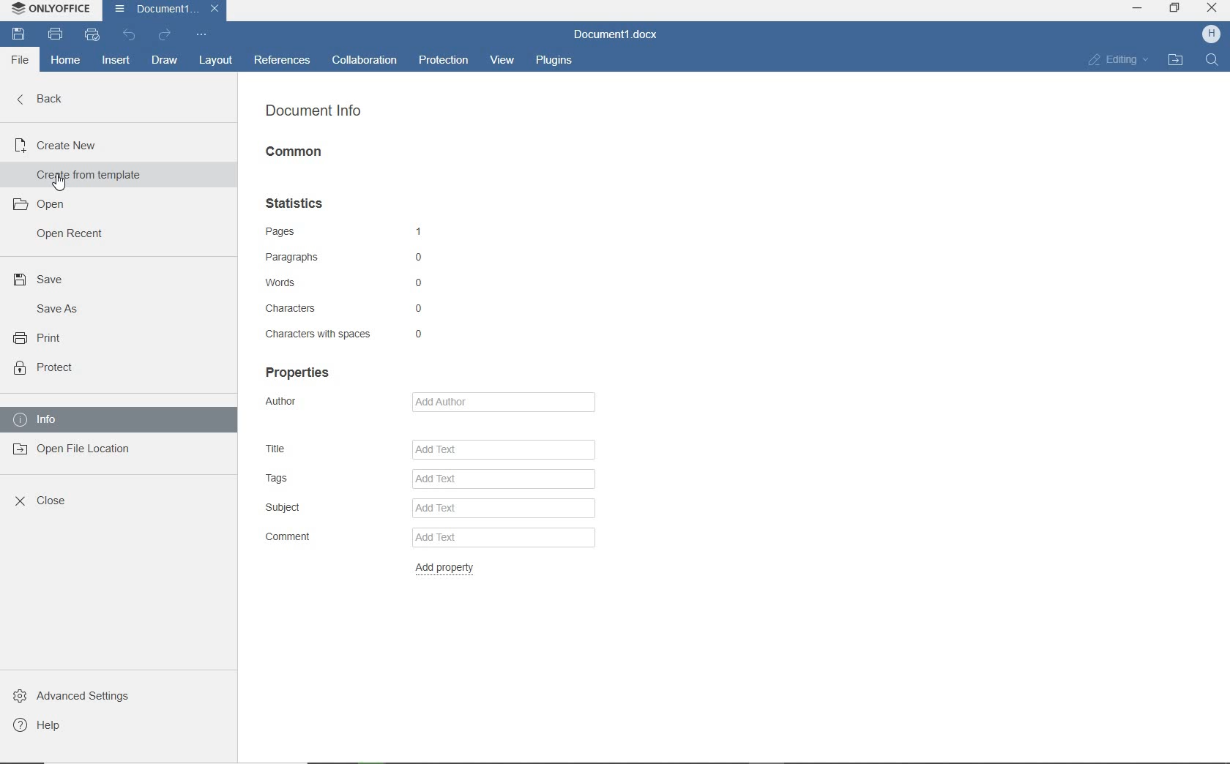 The height and width of the screenshot is (764, 1230). Describe the element at coordinates (165, 61) in the screenshot. I see `draw` at that location.